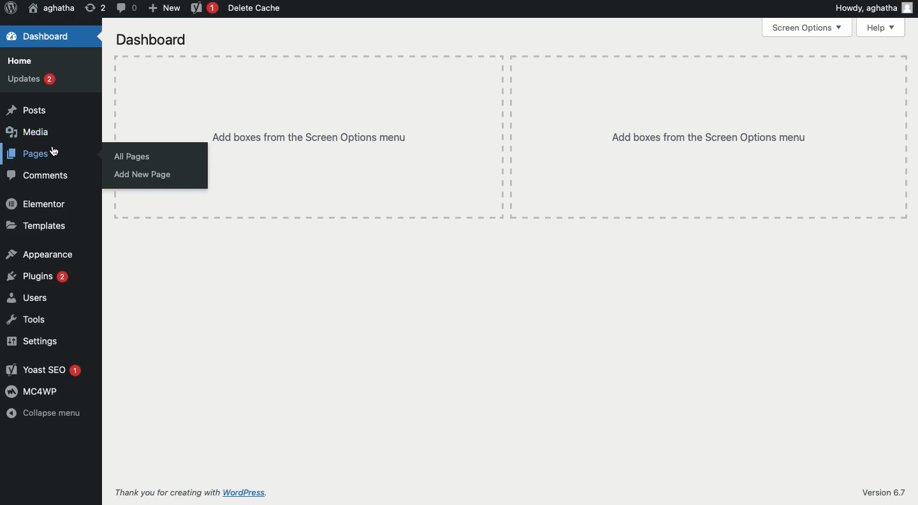 The height and width of the screenshot is (505, 918). What do you see at coordinates (31, 153) in the screenshot?
I see `Pages` at bounding box center [31, 153].